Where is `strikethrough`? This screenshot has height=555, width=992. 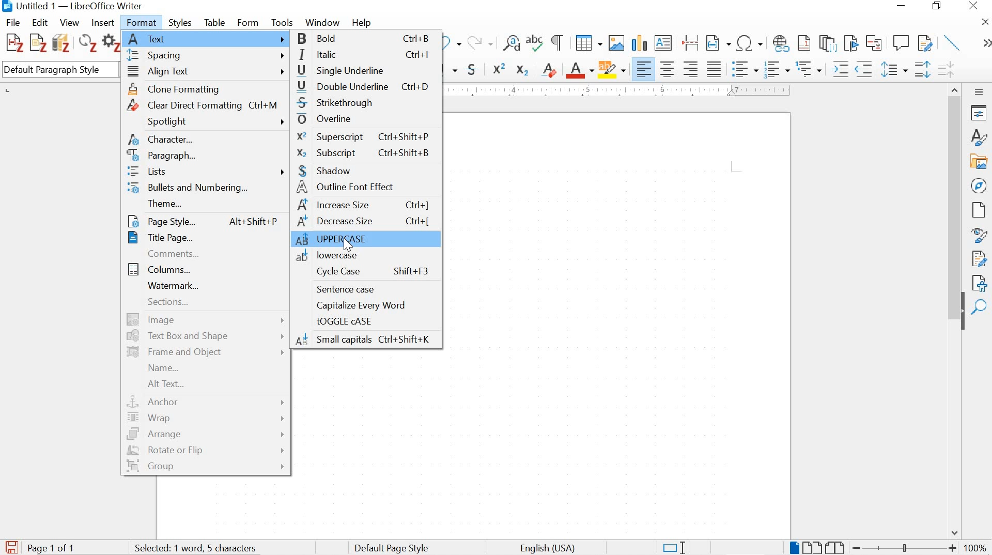
strikethrough is located at coordinates (474, 69).